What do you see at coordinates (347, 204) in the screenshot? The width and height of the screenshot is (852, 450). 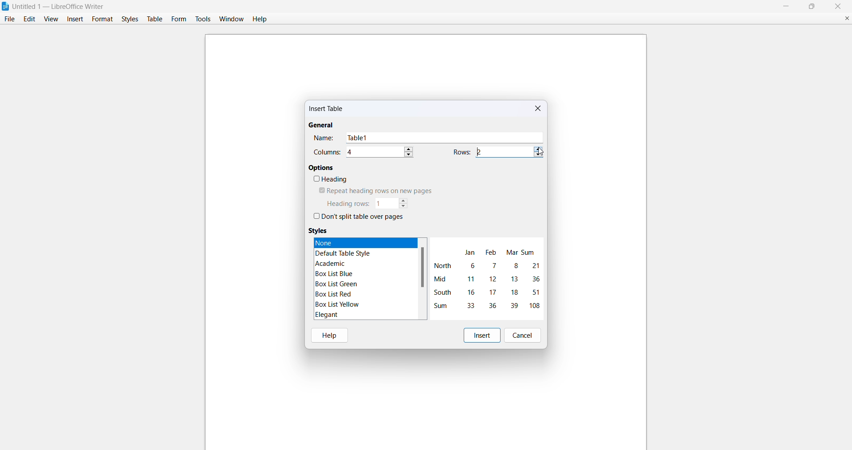 I see `heading rows` at bounding box center [347, 204].